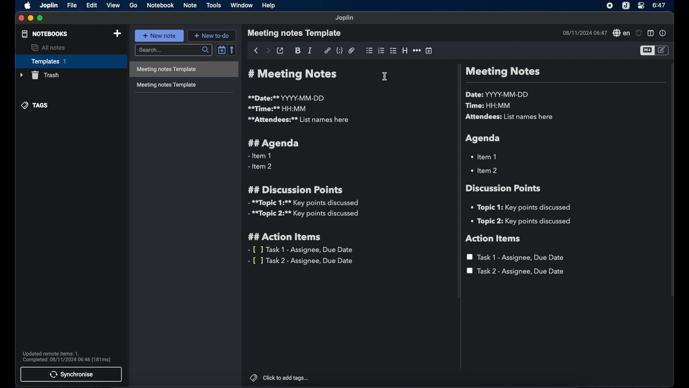 Image resolution: width=689 pixels, height=388 pixels. I want to click on Joplin, so click(345, 18).